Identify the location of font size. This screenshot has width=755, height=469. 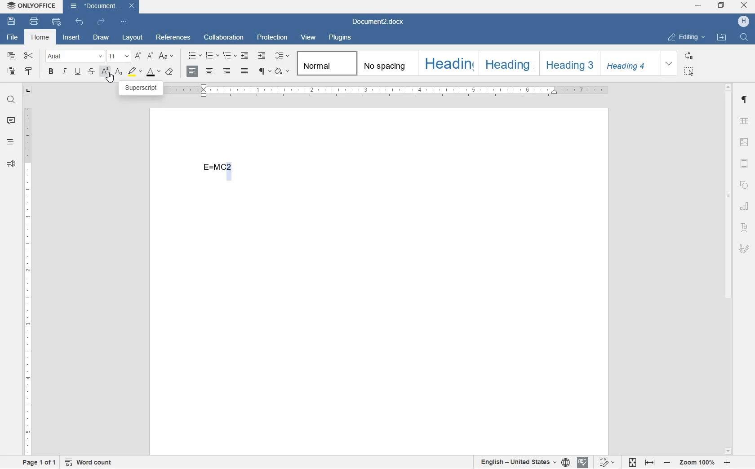
(119, 56).